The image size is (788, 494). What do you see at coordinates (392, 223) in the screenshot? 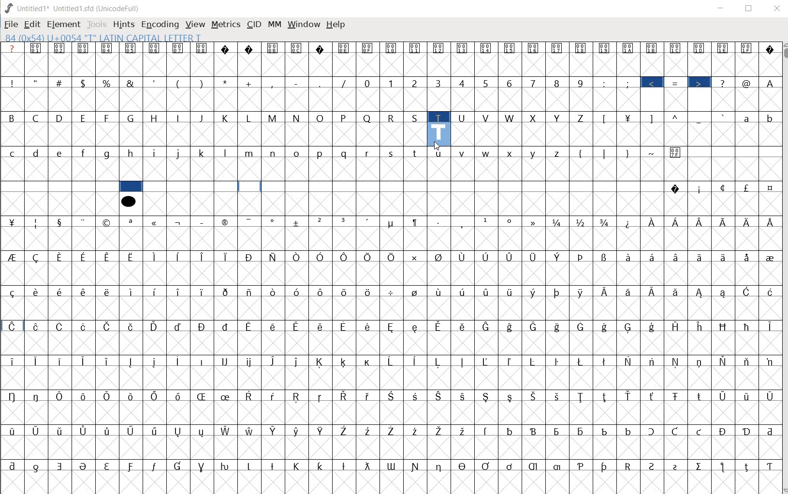
I see `Symbol` at bounding box center [392, 223].